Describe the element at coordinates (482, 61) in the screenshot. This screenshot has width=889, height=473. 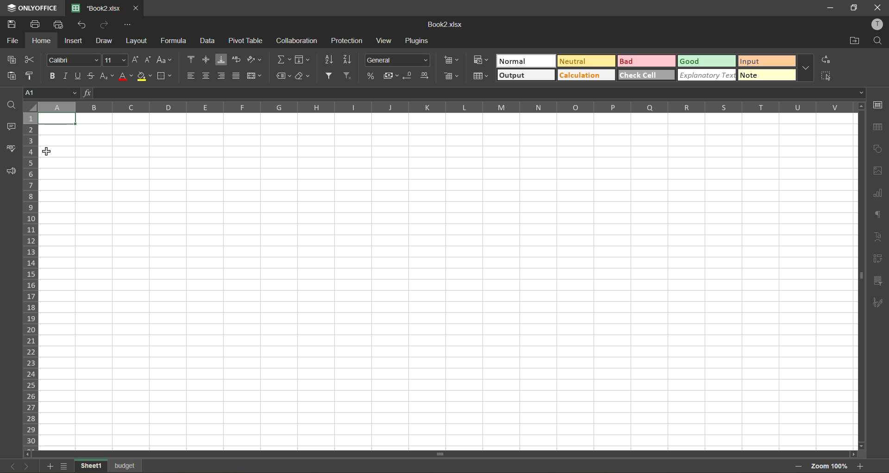
I see `conditional formatting` at that location.